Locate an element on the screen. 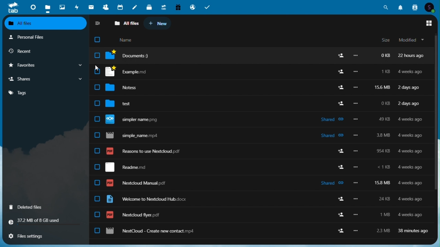 This screenshot has width=440, height=247. check boc is located at coordinates (97, 230).